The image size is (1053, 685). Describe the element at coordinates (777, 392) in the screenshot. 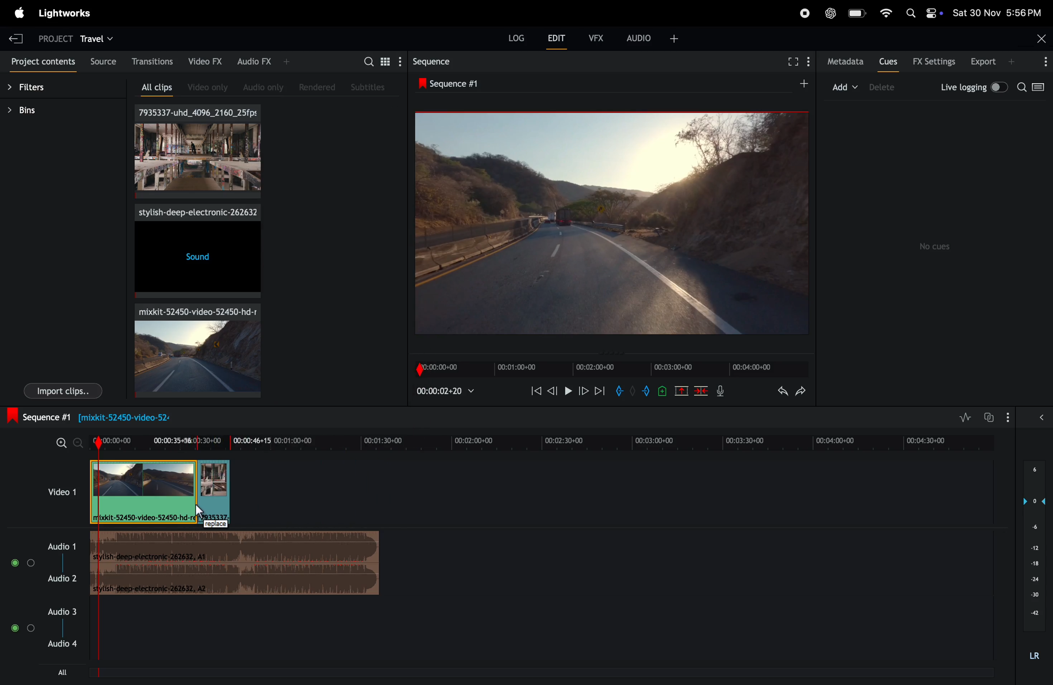

I see `undo` at that location.